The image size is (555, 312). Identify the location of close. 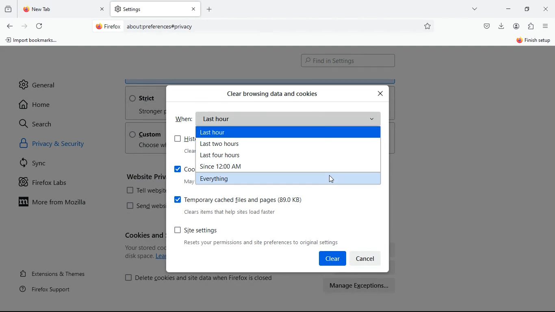
(547, 10).